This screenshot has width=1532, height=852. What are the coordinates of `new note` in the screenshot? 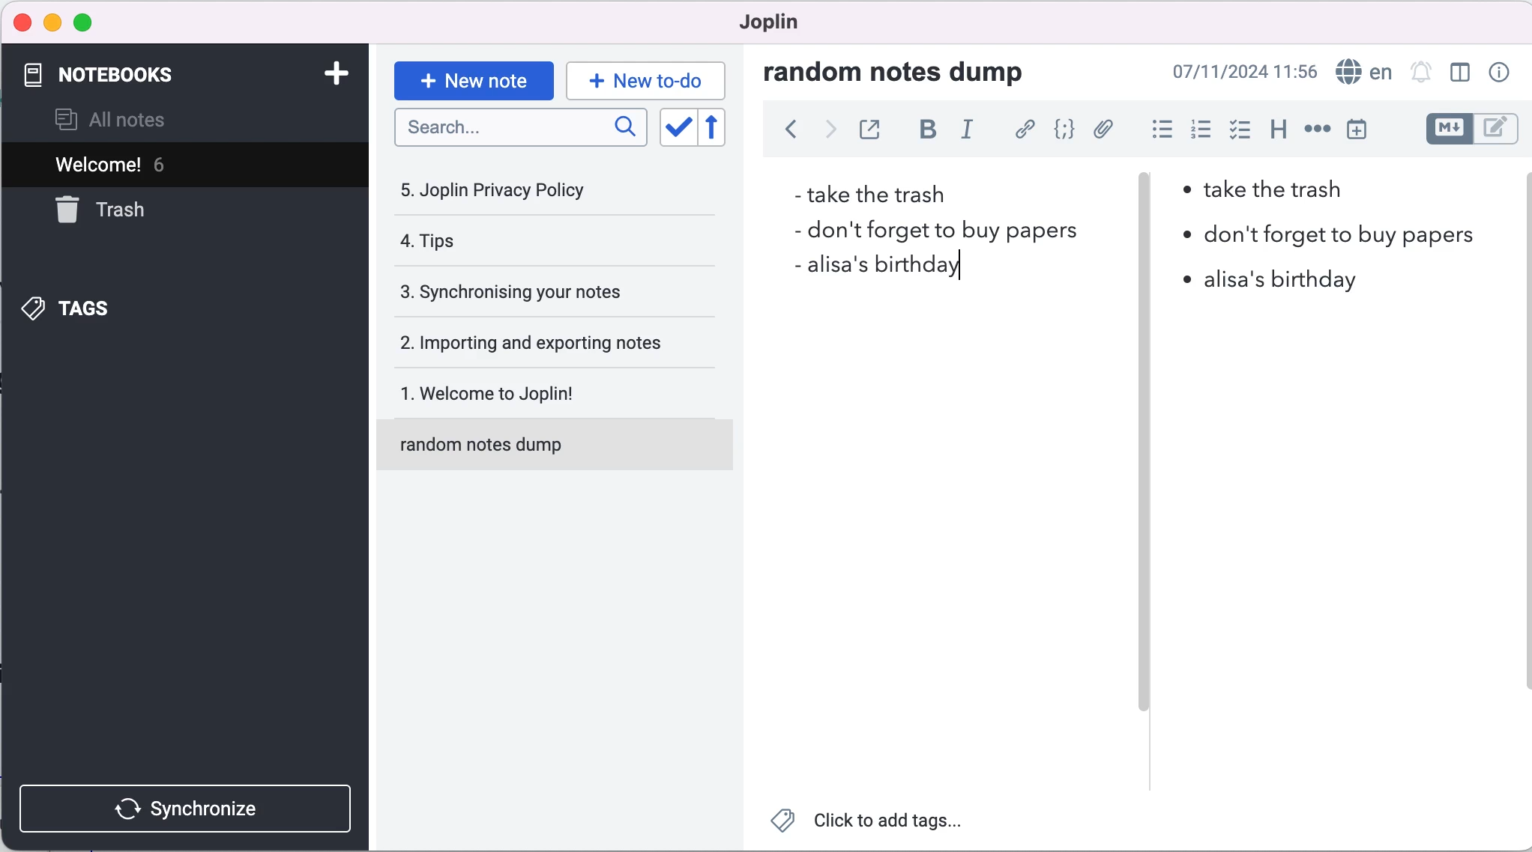 It's located at (472, 79).